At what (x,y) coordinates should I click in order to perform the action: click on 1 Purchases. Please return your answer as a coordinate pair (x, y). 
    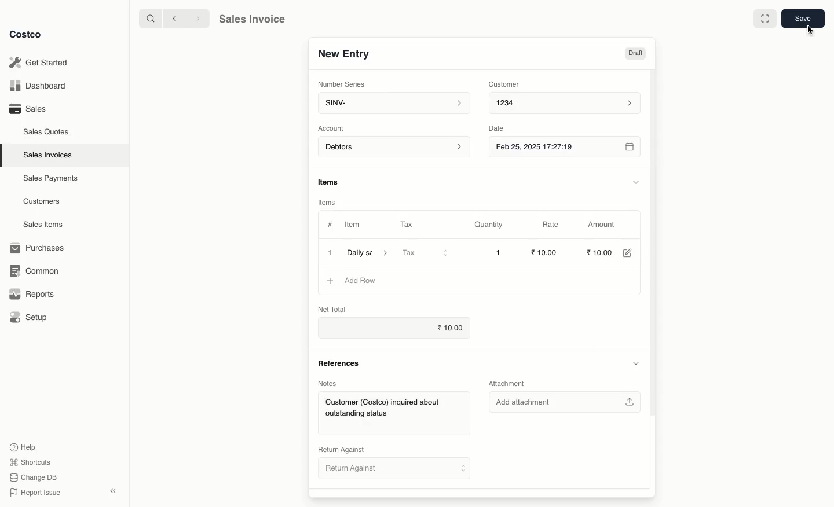
    Looking at the image, I should click on (40, 248).